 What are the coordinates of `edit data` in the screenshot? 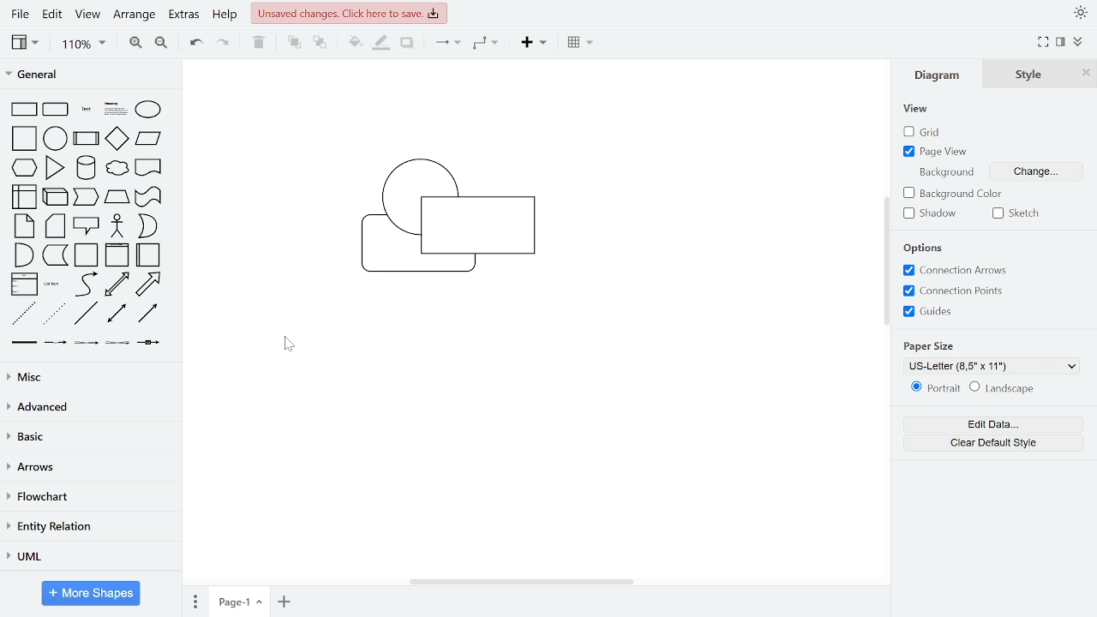 It's located at (989, 425).